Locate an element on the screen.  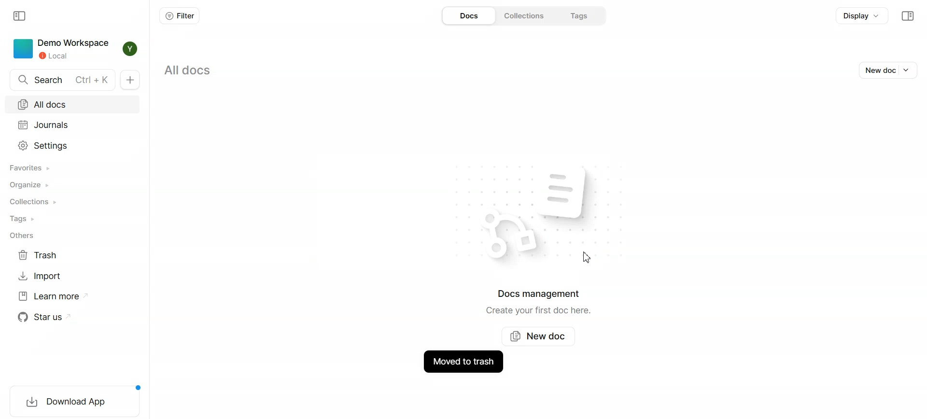
Document moved to trash is located at coordinates (463, 361).